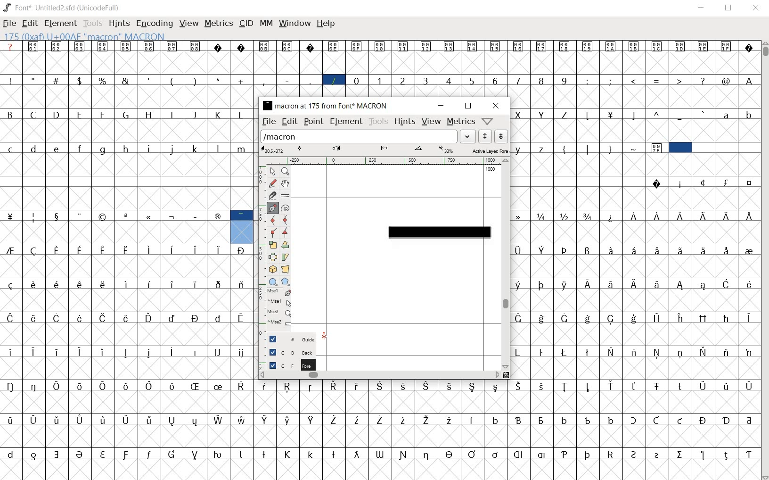 The width and height of the screenshot is (769, 480). What do you see at coordinates (81, 81) in the screenshot?
I see `$` at bounding box center [81, 81].